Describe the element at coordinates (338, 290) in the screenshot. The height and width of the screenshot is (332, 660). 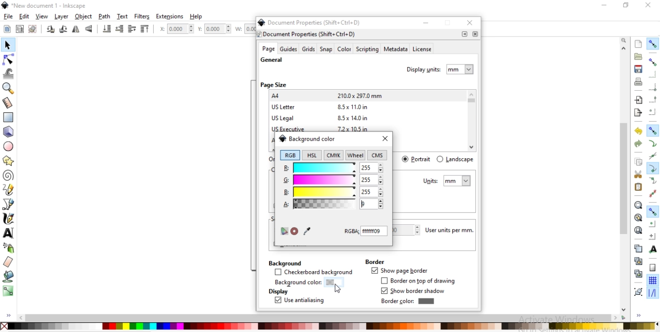
I see `cursor` at that location.